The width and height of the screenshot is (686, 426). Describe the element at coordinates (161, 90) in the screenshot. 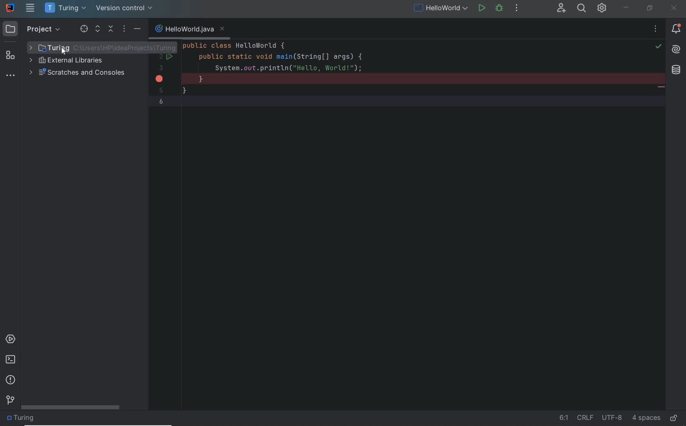

I see `5` at that location.